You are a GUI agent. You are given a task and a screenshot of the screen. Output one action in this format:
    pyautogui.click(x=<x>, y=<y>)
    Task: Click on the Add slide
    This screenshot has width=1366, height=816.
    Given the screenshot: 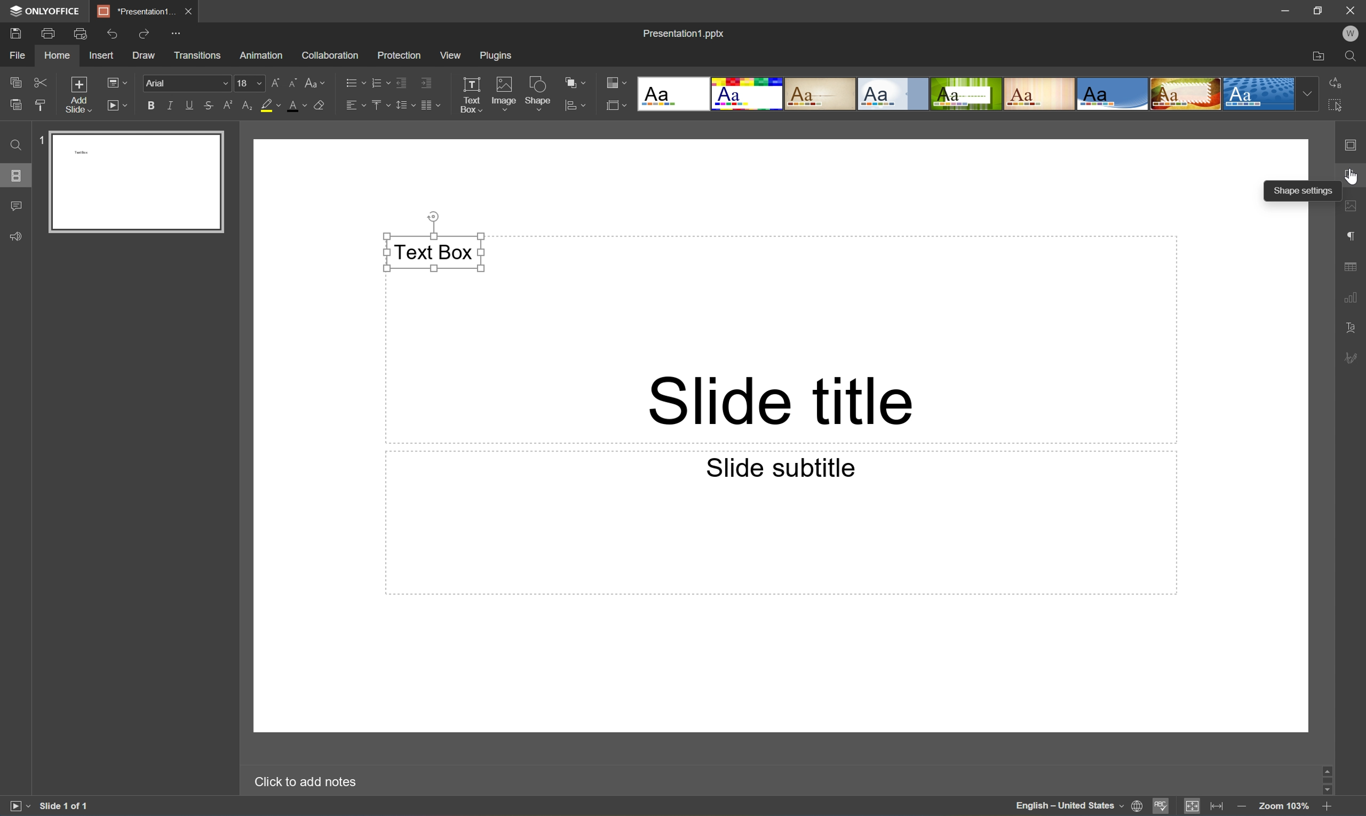 What is the action you would take?
    pyautogui.click(x=79, y=95)
    